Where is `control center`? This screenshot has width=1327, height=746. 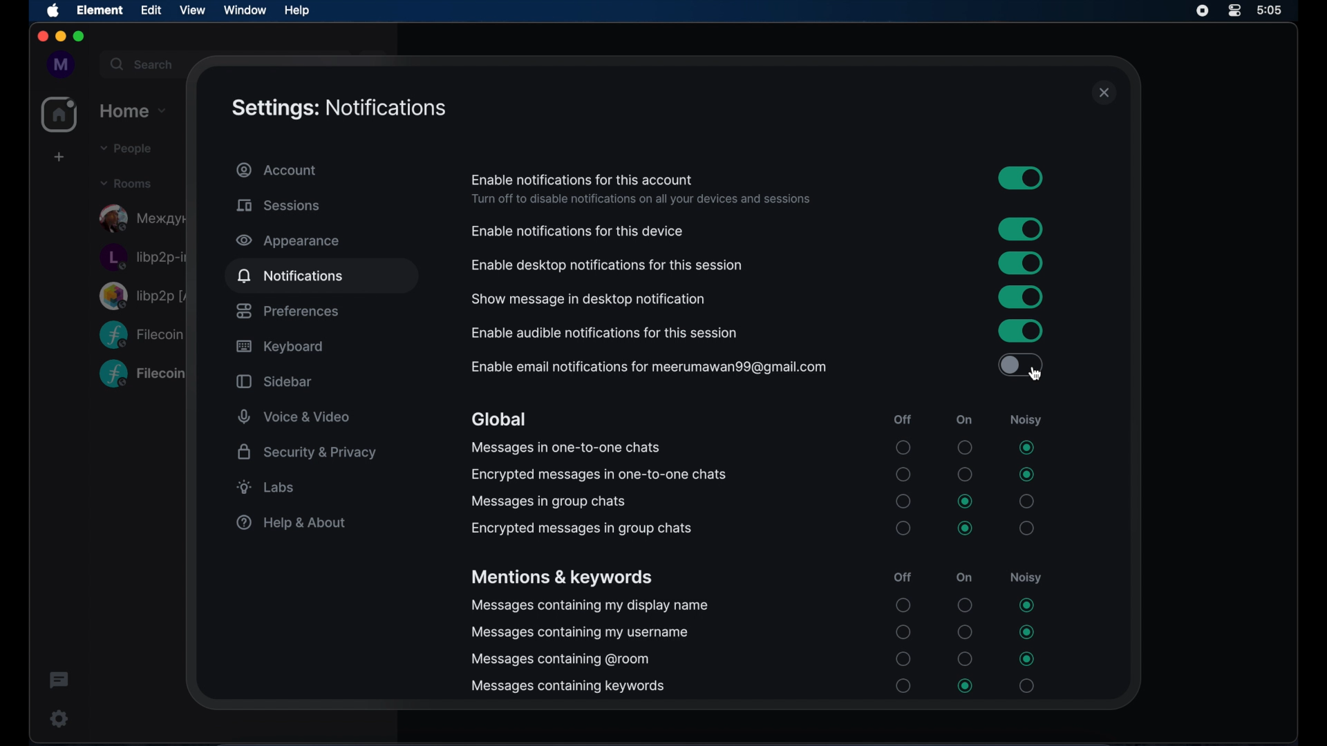
control center is located at coordinates (1235, 11).